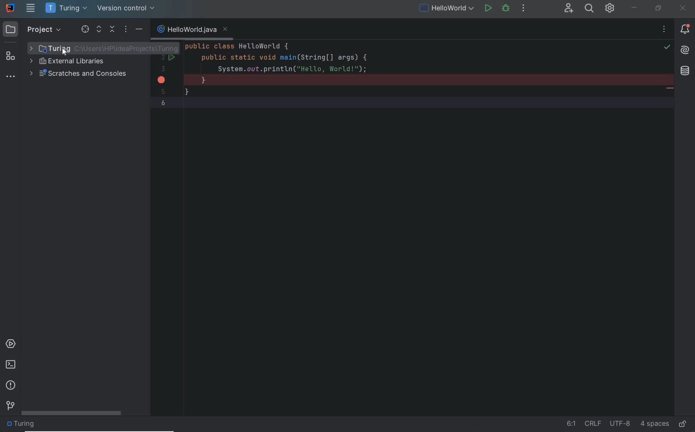 This screenshot has width=695, height=432. What do you see at coordinates (488, 9) in the screenshot?
I see `run` at bounding box center [488, 9].